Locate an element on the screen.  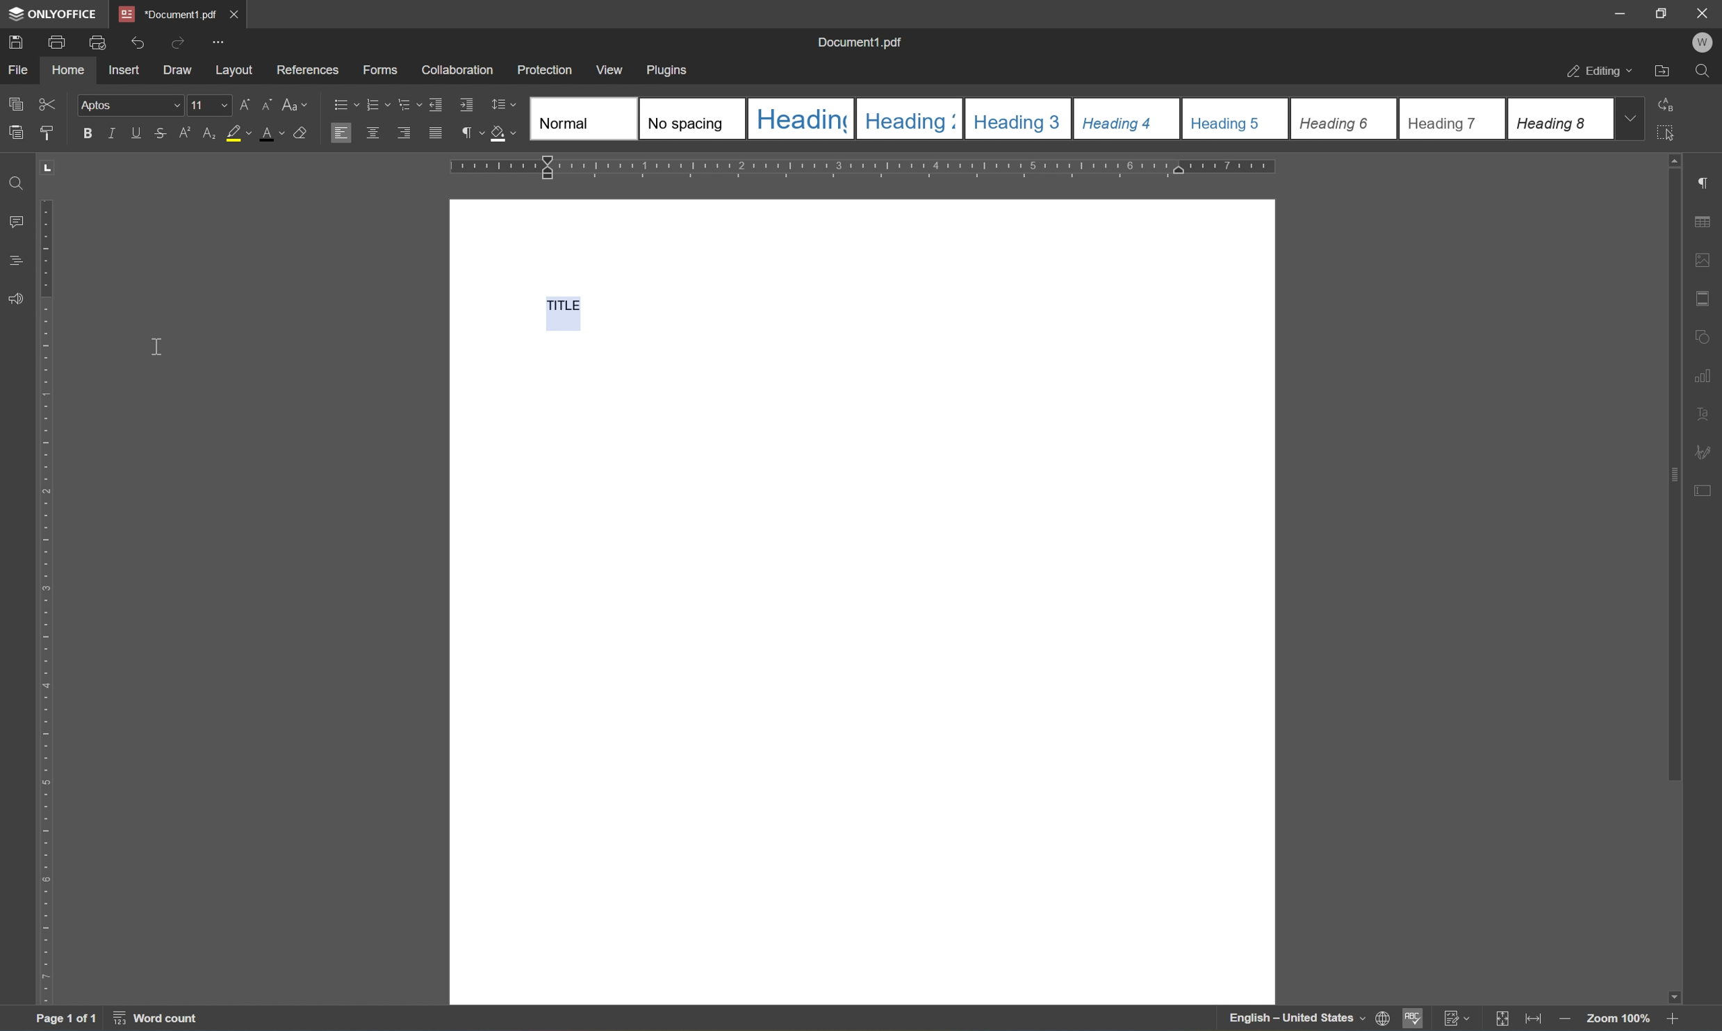
restore down is located at coordinates (1663, 14).